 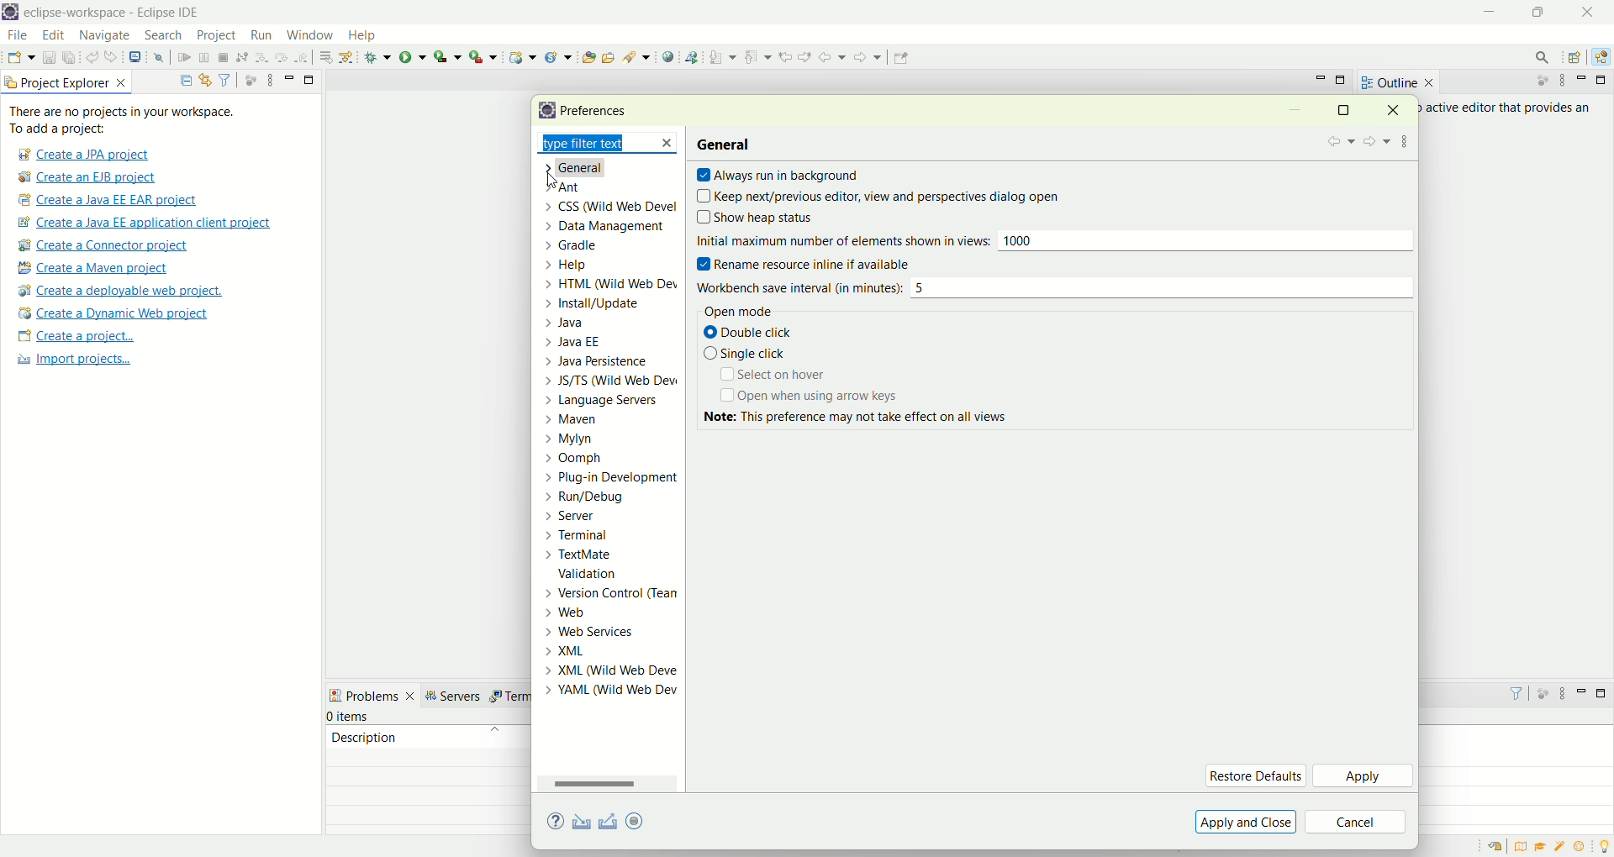 What do you see at coordinates (289, 77) in the screenshot?
I see `minimize` at bounding box center [289, 77].